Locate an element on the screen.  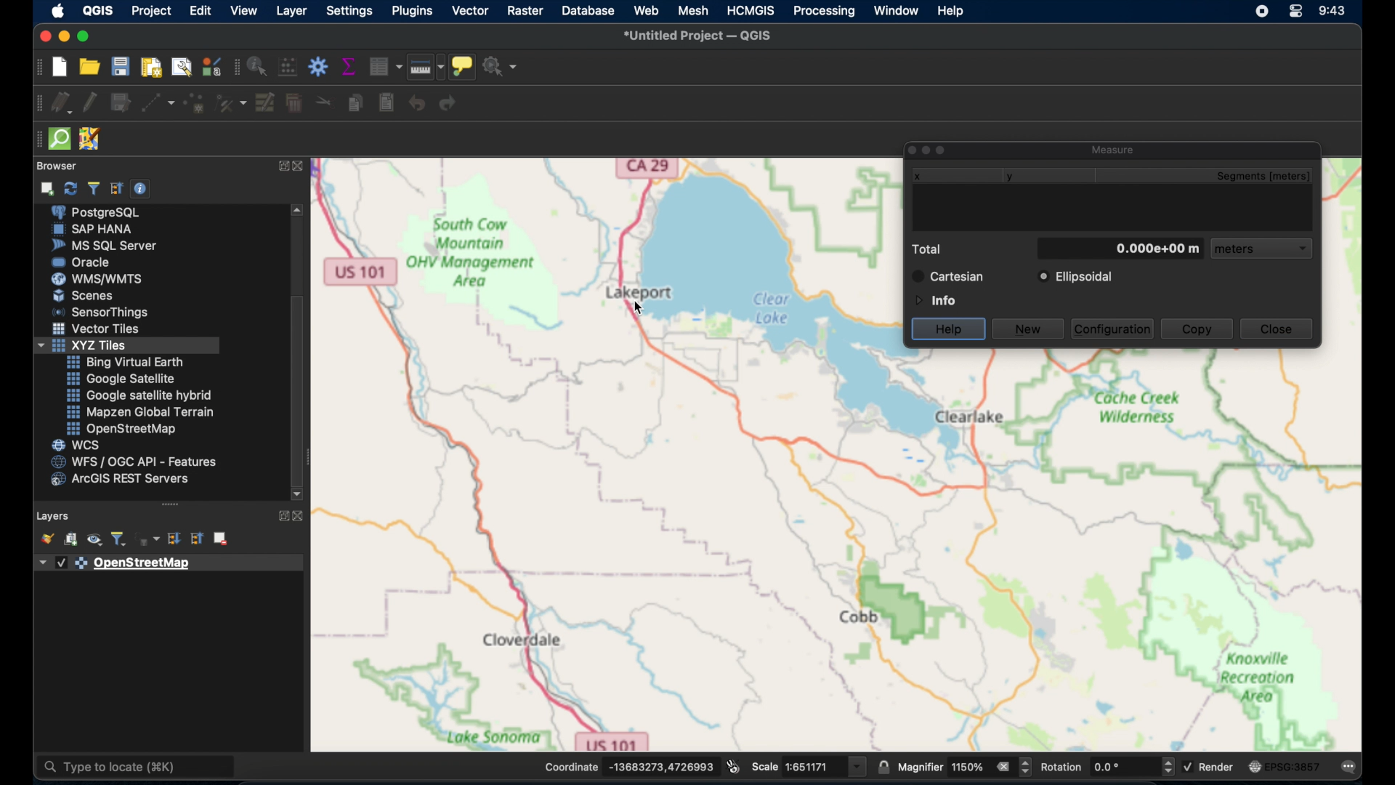
scroll down arrow is located at coordinates (297, 494).